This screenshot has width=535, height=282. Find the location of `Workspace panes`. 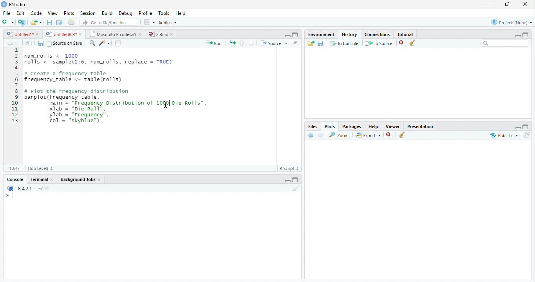

Workspace panes is located at coordinates (148, 22).